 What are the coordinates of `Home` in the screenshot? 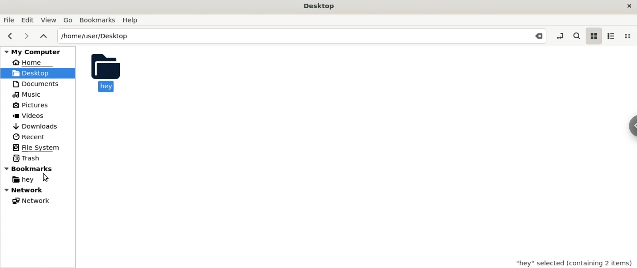 It's located at (31, 64).